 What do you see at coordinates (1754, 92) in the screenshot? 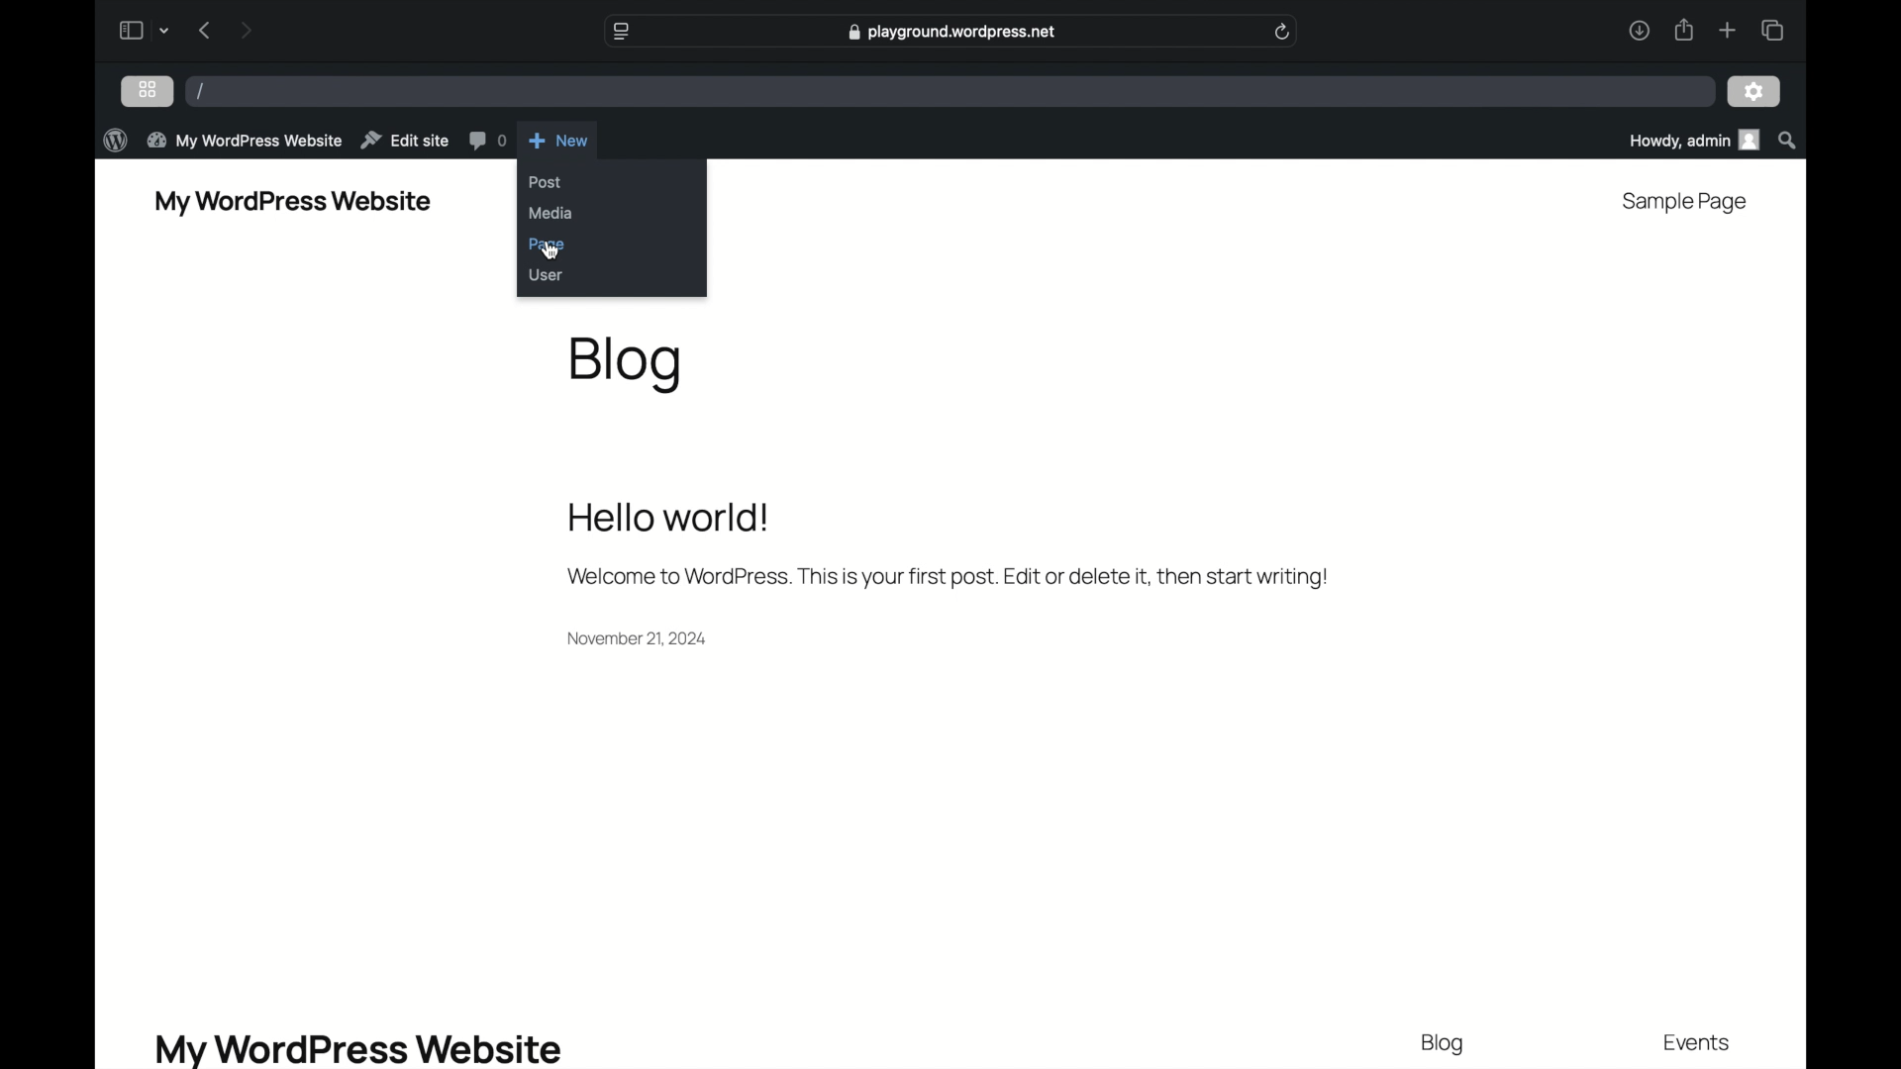
I see `settings` at bounding box center [1754, 92].